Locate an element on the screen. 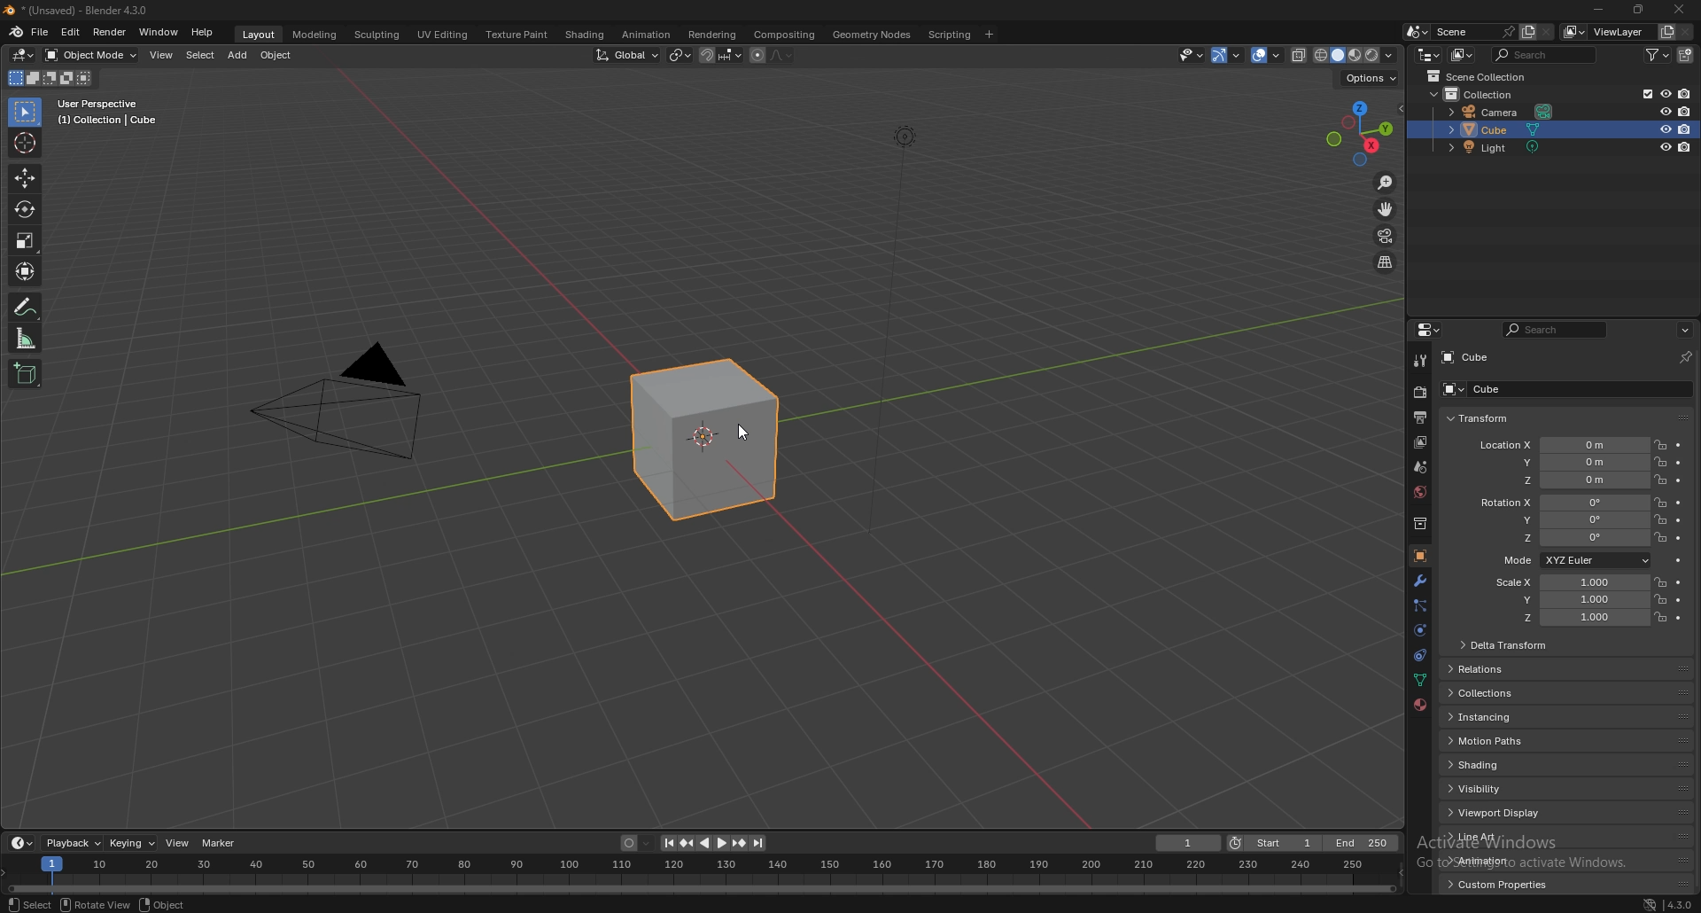 This screenshot has width=1701, height=913. data is located at coordinates (1418, 681).